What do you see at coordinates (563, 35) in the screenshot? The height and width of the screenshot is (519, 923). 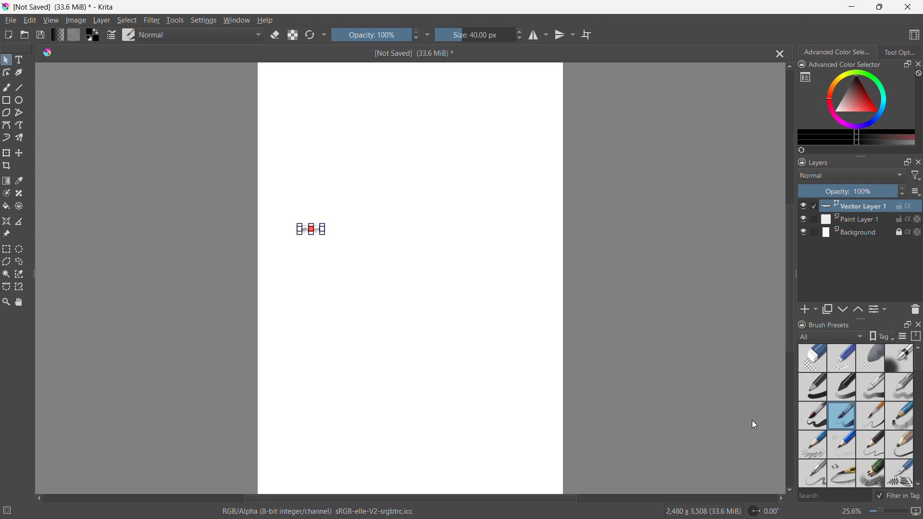 I see `vertical mirror tool` at bounding box center [563, 35].